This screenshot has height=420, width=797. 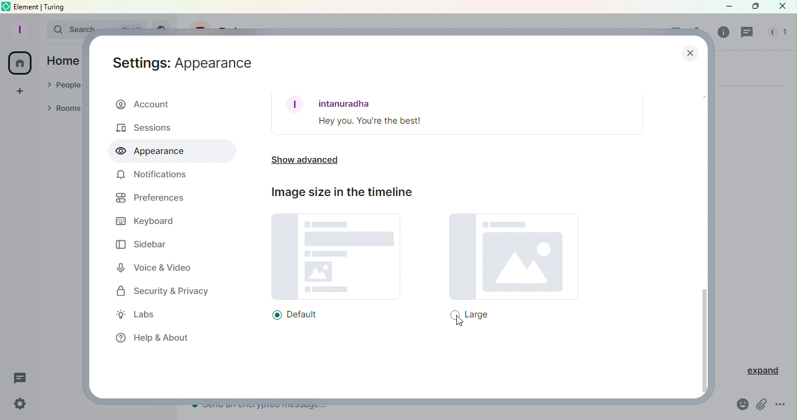 What do you see at coordinates (166, 292) in the screenshot?
I see `Security and privacy` at bounding box center [166, 292].